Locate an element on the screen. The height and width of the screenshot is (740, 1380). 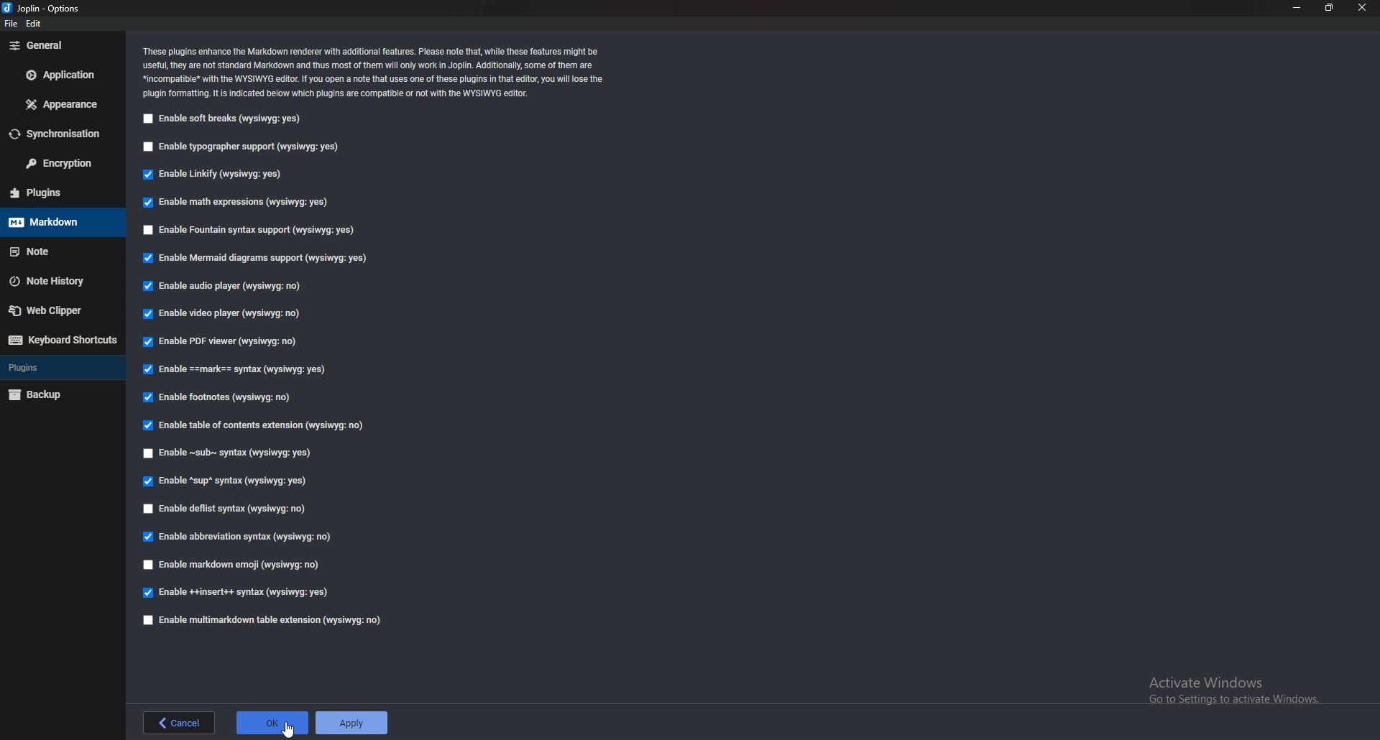
application is located at coordinates (59, 73).